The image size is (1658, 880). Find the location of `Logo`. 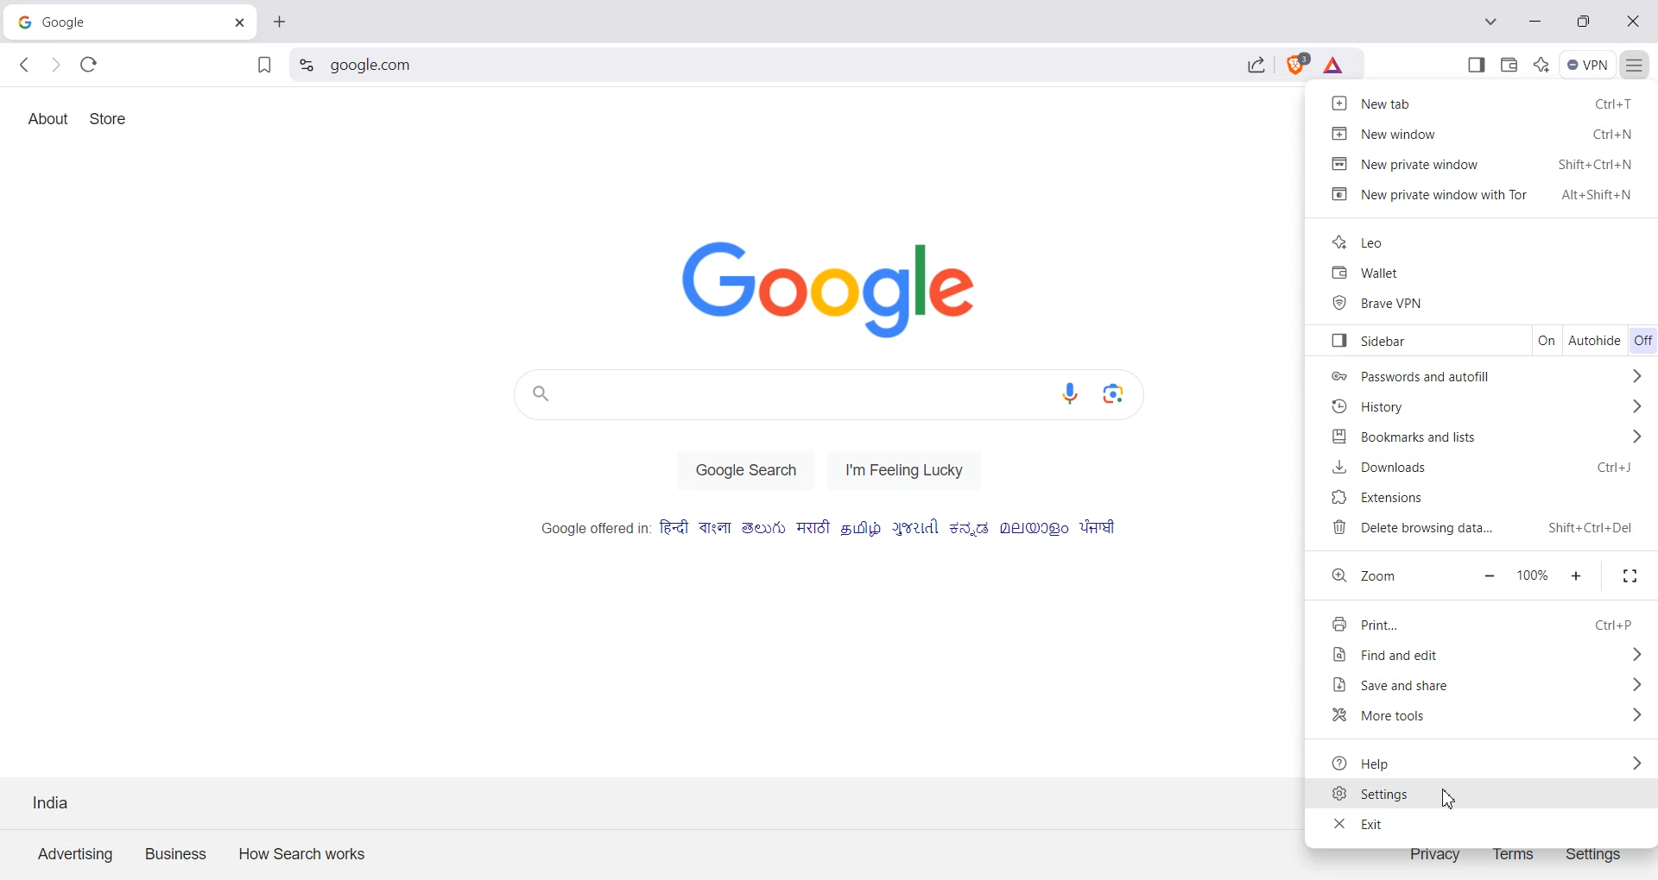

Logo is located at coordinates (845, 288).